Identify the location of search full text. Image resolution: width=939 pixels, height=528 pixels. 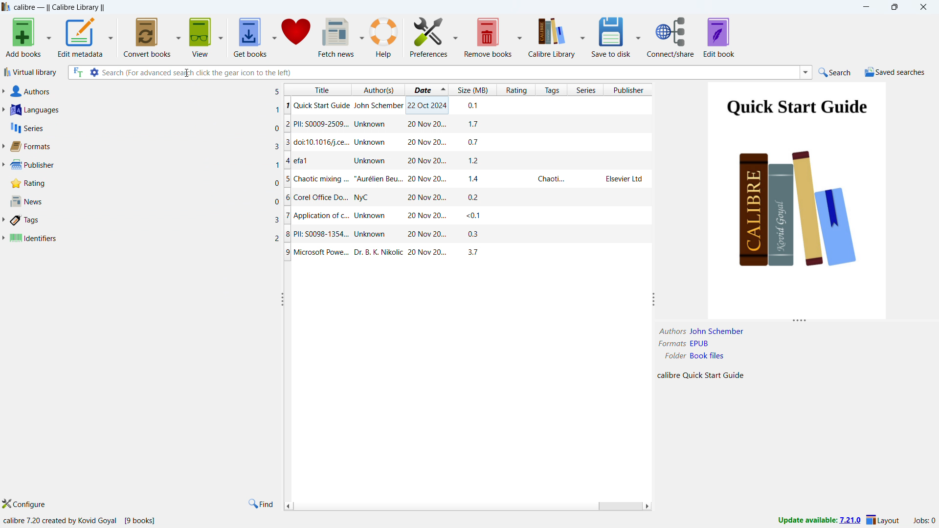
(77, 72).